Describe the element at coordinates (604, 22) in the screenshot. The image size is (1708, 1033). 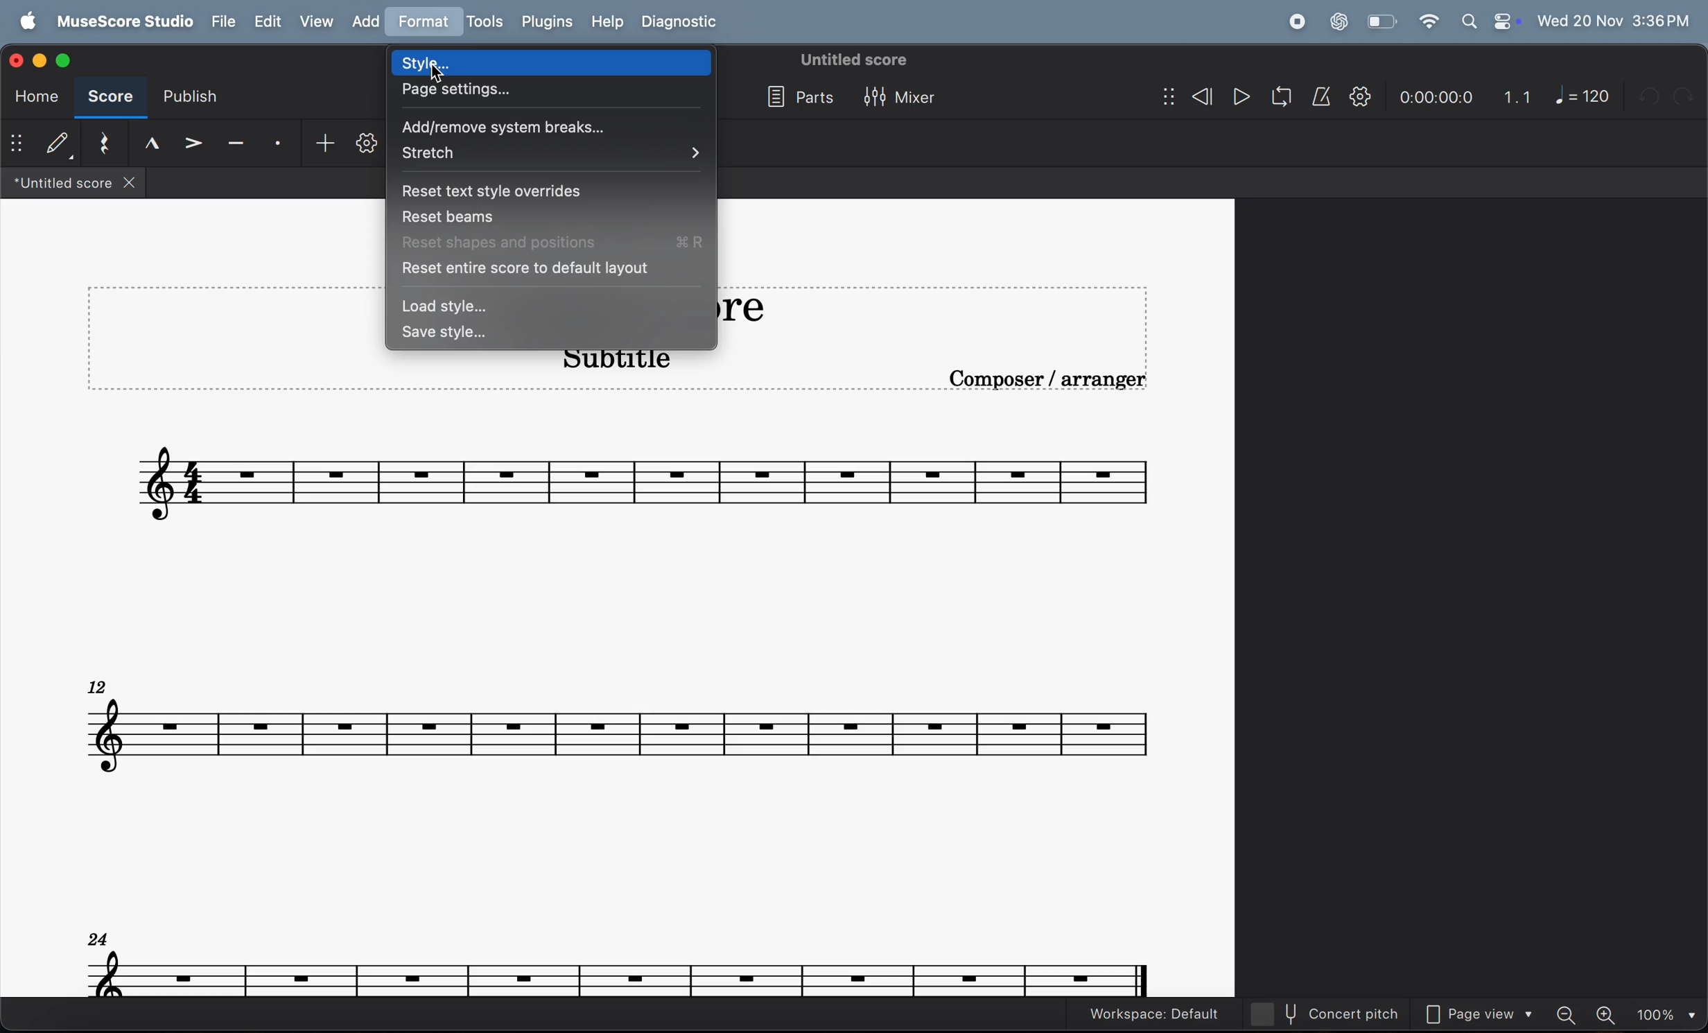
I see `help` at that location.